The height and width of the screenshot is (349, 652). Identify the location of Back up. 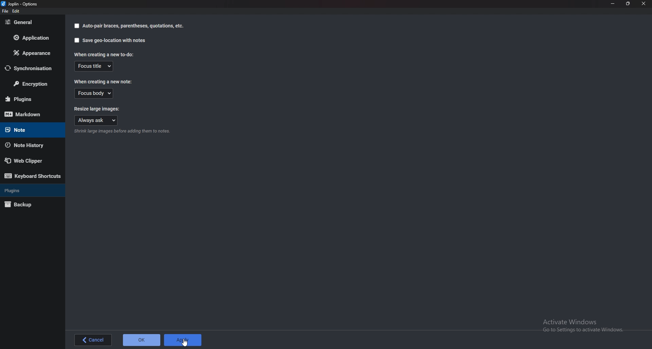
(26, 205).